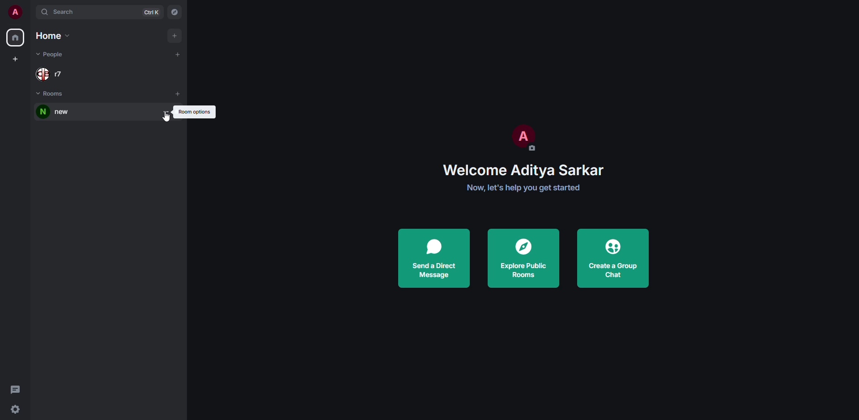 The image size is (859, 420). I want to click on add, so click(178, 93).